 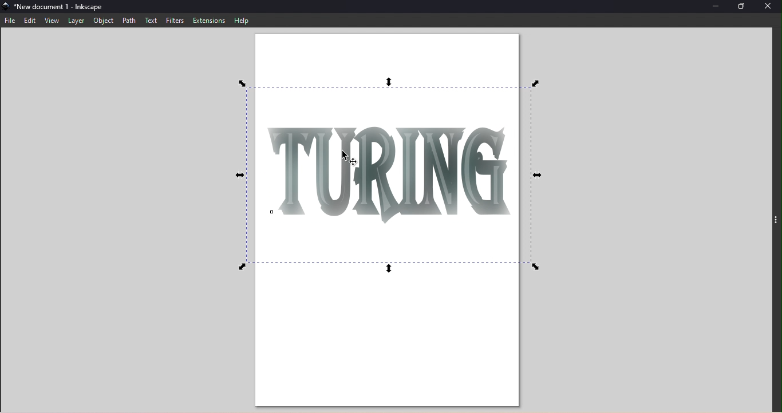 I want to click on Object, so click(x=104, y=21).